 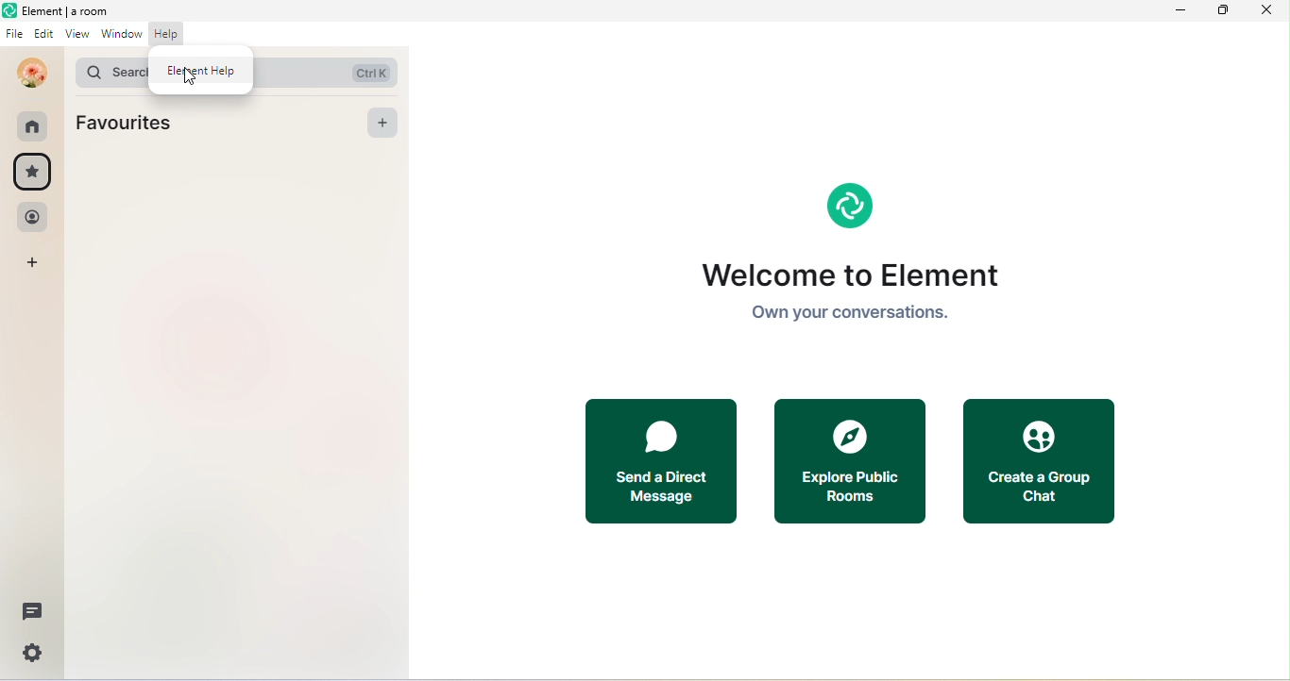 I want to click on search bar, so click(x=105, y=72).